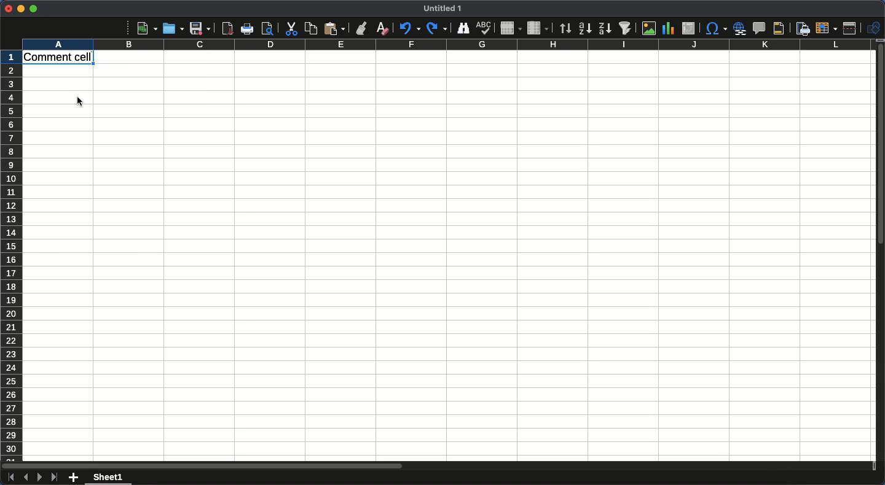 The image size is (885, 485). I want to click on Undo, so click(409, 28).